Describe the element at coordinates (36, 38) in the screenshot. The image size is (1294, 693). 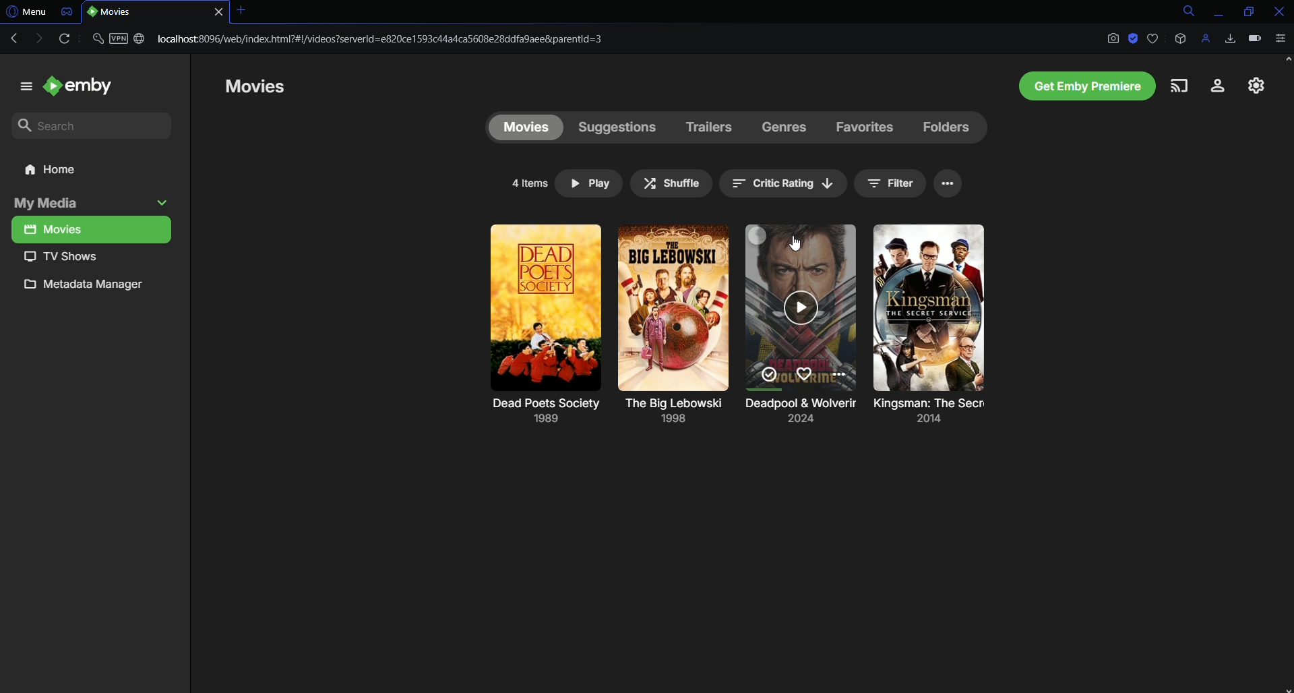
I see `Forward` at that location.